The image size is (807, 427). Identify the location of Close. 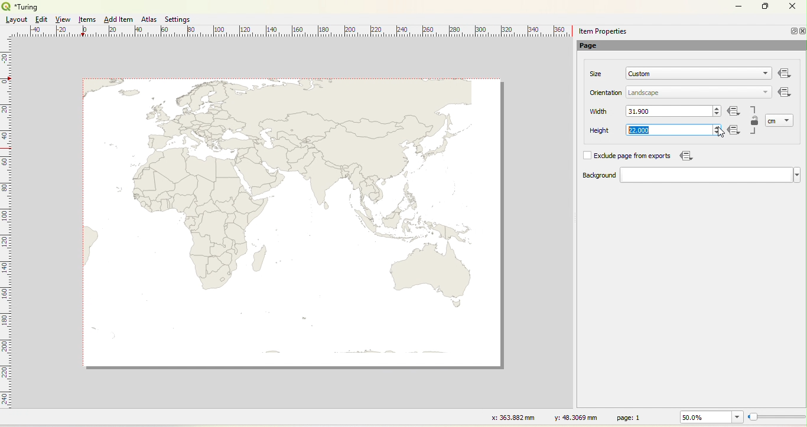
(792, 8).